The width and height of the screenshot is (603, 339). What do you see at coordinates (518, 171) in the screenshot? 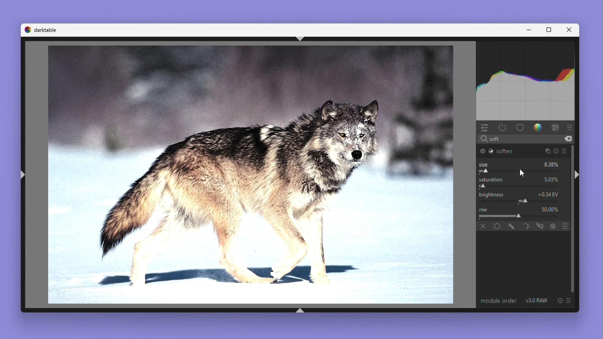
I see `slider` at bounding box center [518, 171].